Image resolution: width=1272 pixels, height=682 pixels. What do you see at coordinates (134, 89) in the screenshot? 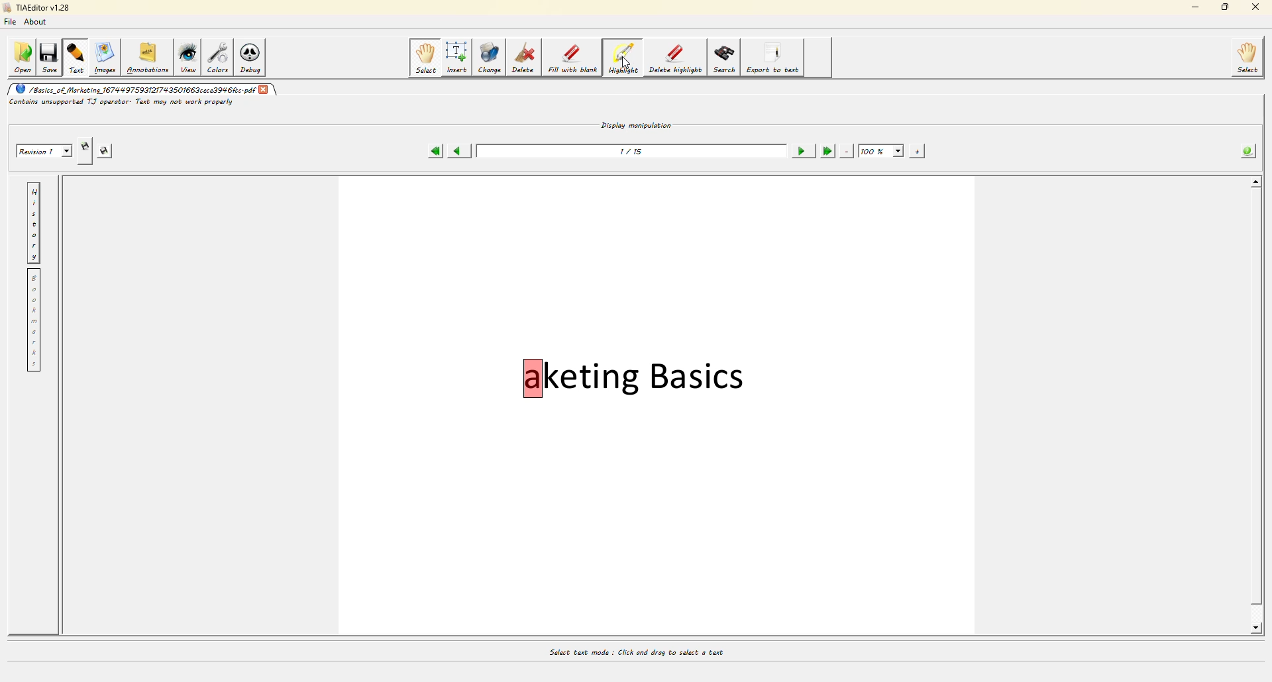
I see `filename` at bounding box center [134, 89].